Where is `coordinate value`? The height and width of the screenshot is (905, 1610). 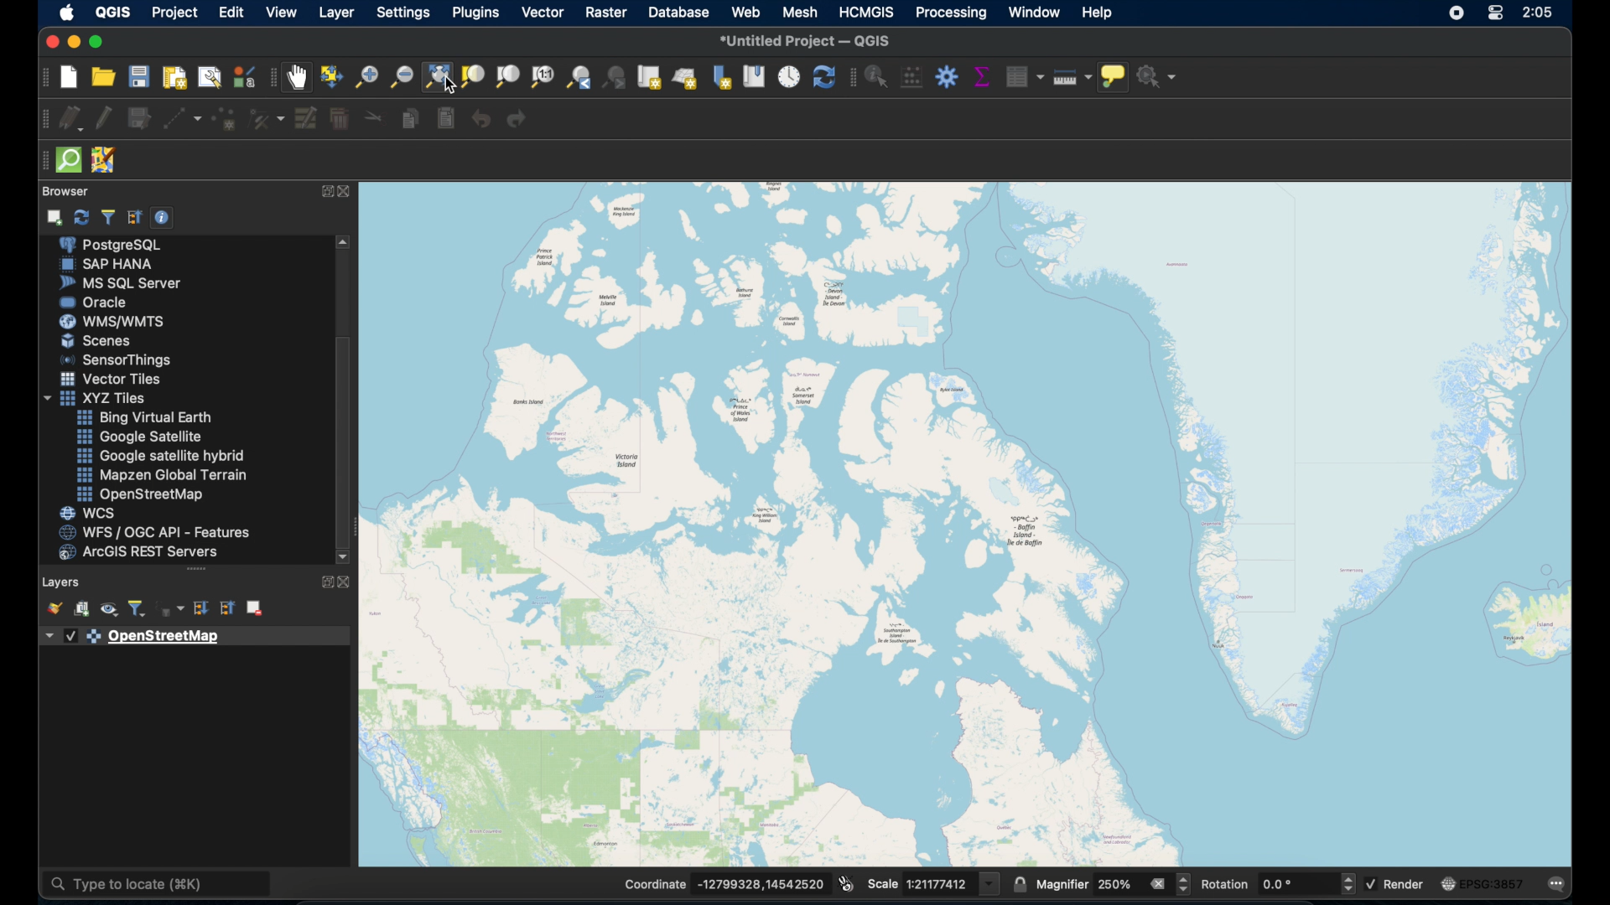 coordinate value is located at coordinates (762, 883).